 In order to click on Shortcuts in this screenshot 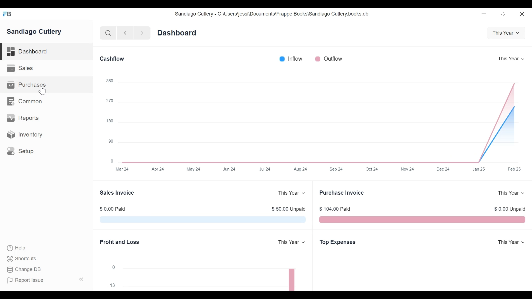, I will do `click(22, 258)`.